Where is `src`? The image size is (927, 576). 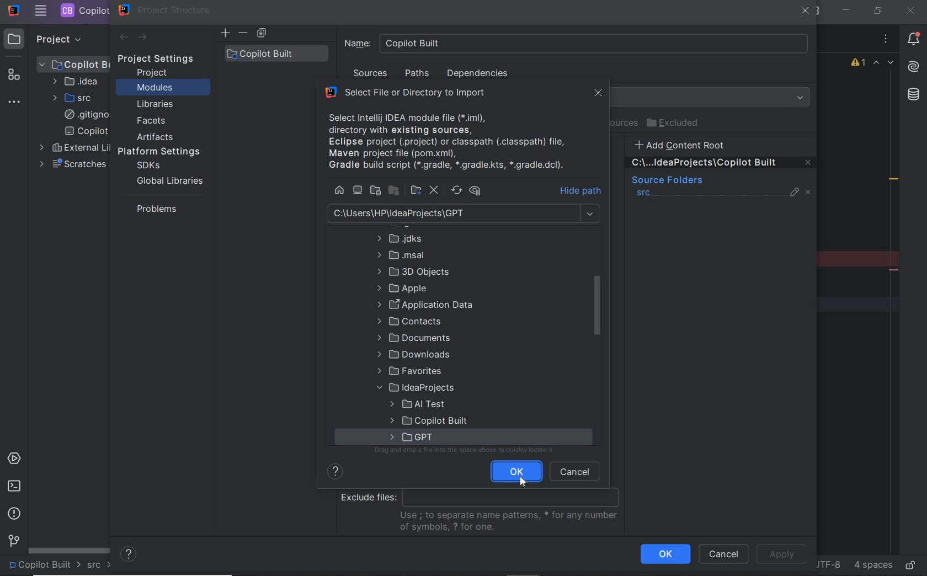
src is located at coordinates (100, 566).